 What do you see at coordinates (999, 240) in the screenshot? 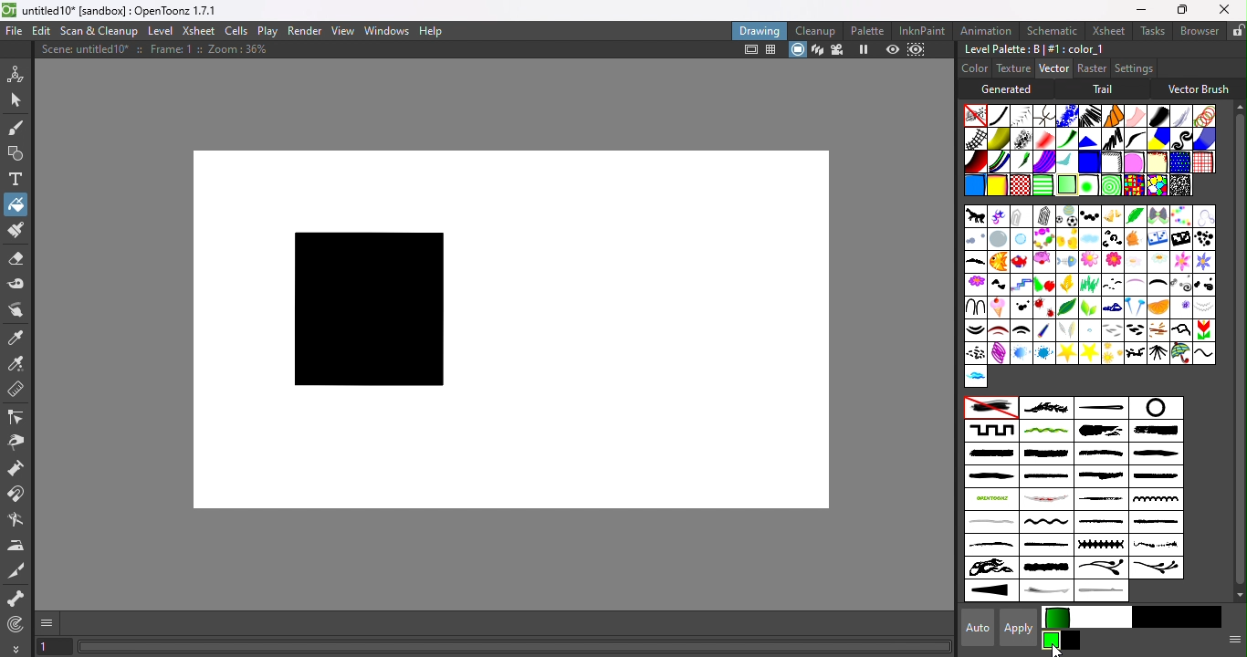
I see `Bubb2` at bounding box center [999, 240].